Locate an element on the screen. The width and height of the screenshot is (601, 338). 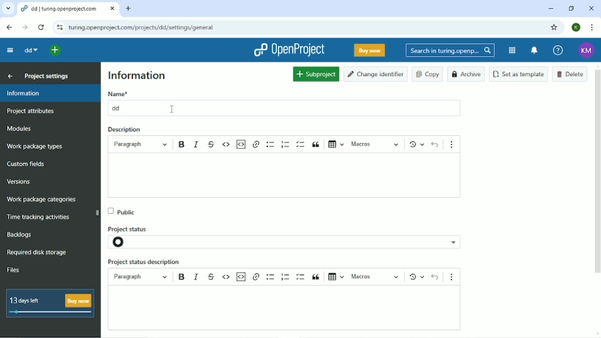
Project settings is located at coordinates (46, 75).